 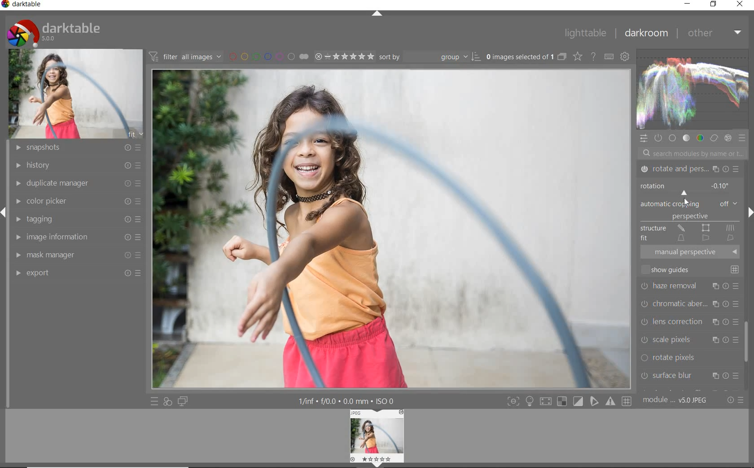 What do you see at coordinates (686, 202) in the screenshot?
I see `CURSOR POSITION` at bounding box center [686, 202].